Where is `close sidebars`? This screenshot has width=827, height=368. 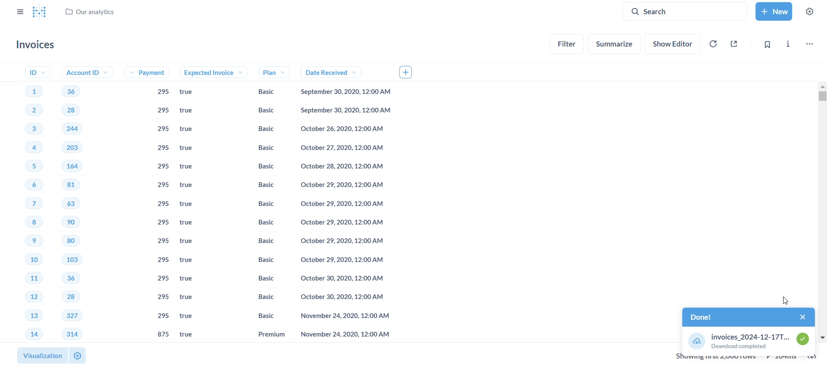
close sidebars is located at coordinates (19, 11).